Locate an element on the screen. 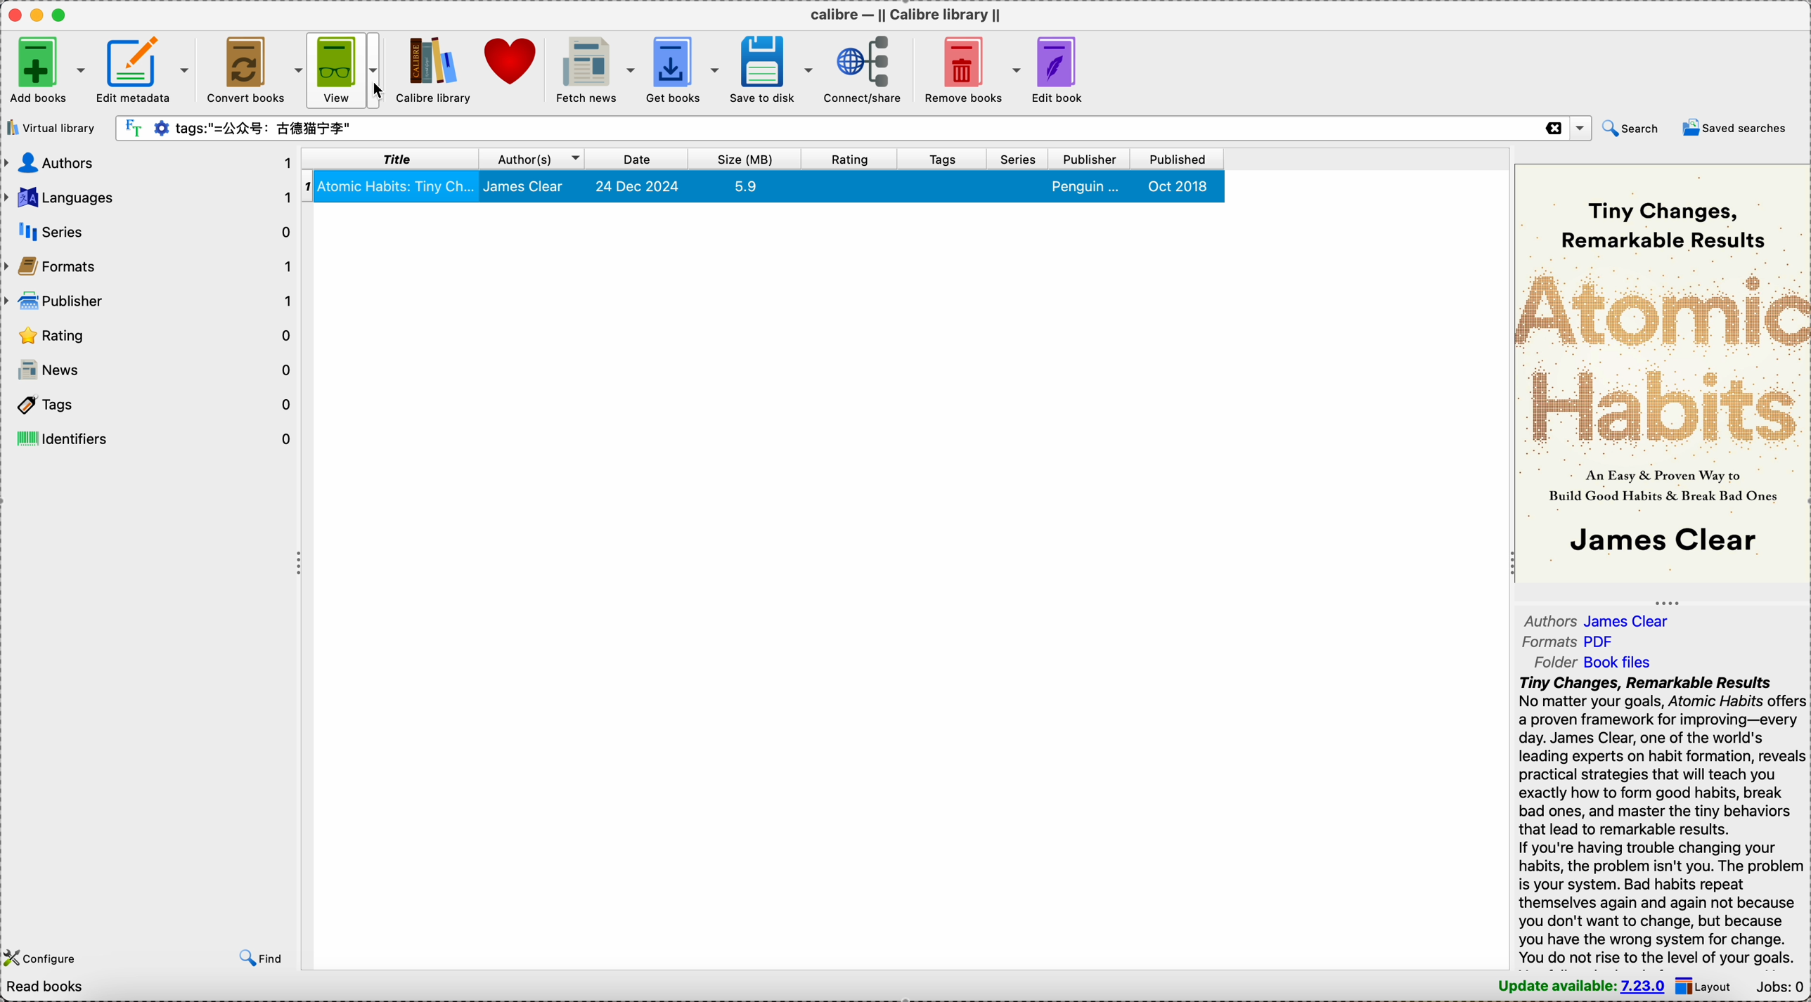 The width and height of the screenshot is (1811, 1002). save to disk is located at coordinates (772, 67).